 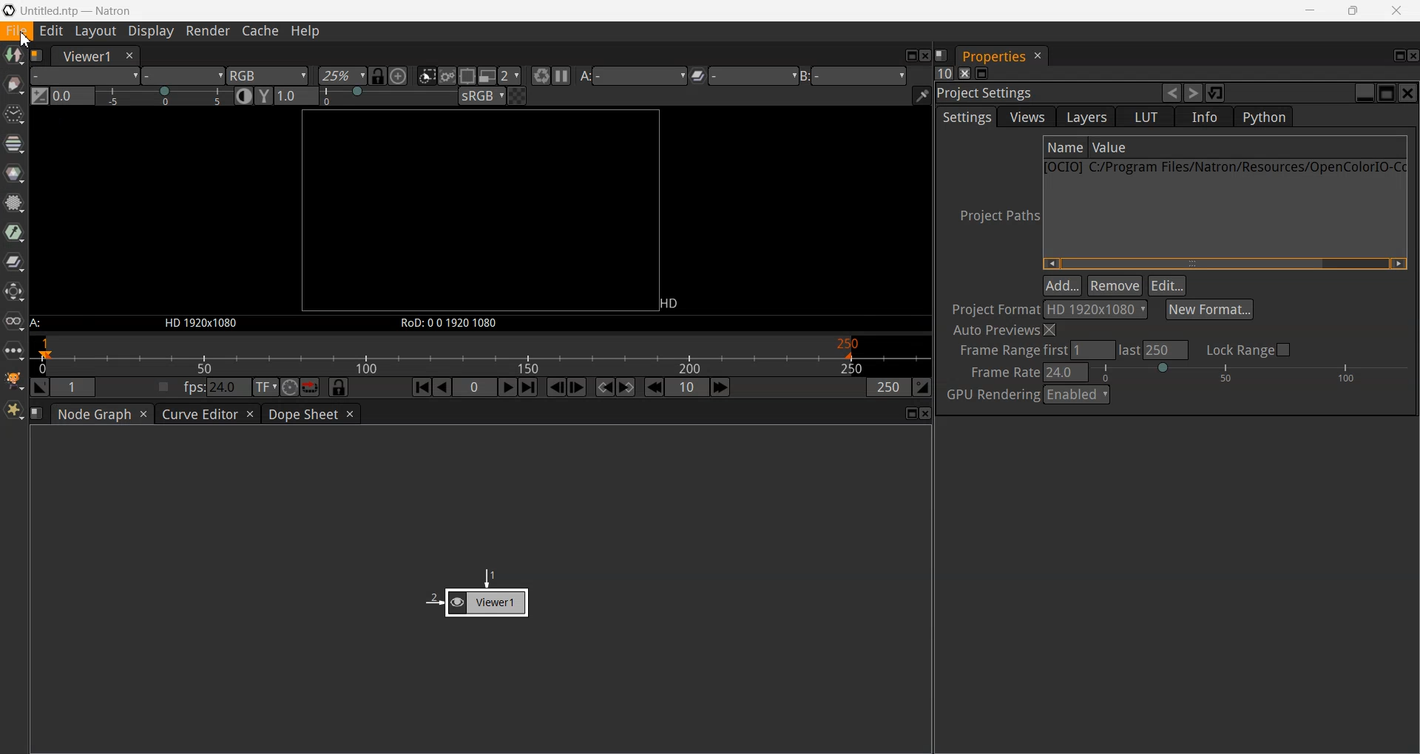 What do you see at coordinates (14, 261) in the screenshot?
I see `Merge` at bounding box center [14, 261].